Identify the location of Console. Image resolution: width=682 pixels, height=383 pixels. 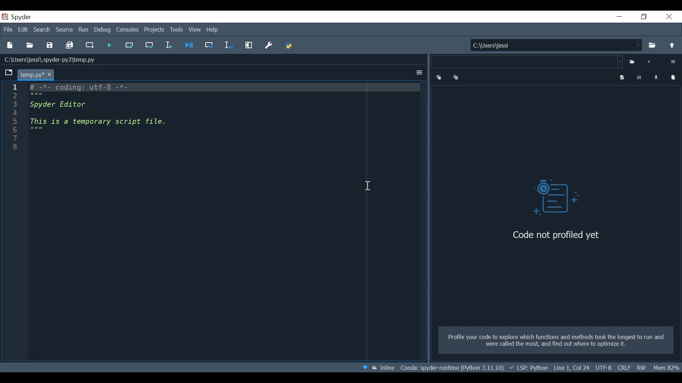
(128, 29).